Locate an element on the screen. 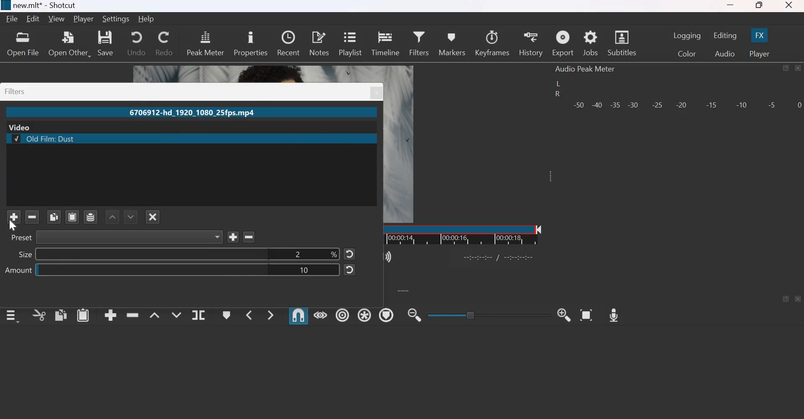  Zoom Timeline to Fit is located at coordinates (586, 315).